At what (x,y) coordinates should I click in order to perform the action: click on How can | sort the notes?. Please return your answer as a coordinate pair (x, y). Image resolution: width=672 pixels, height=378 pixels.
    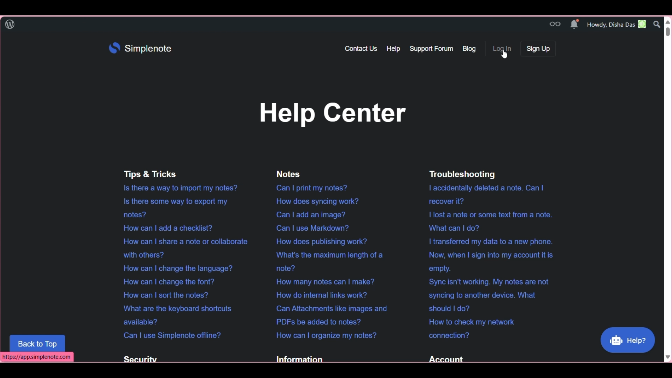
    Looking at the image, I should click on (163, 294).